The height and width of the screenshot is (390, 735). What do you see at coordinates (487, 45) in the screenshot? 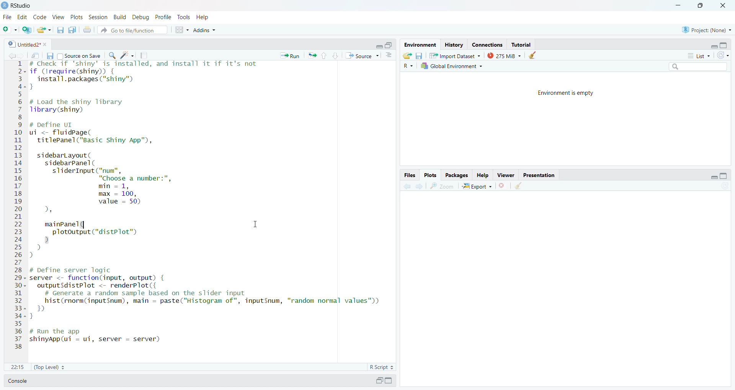
I see `Connections` at bounding box center [487, 45].